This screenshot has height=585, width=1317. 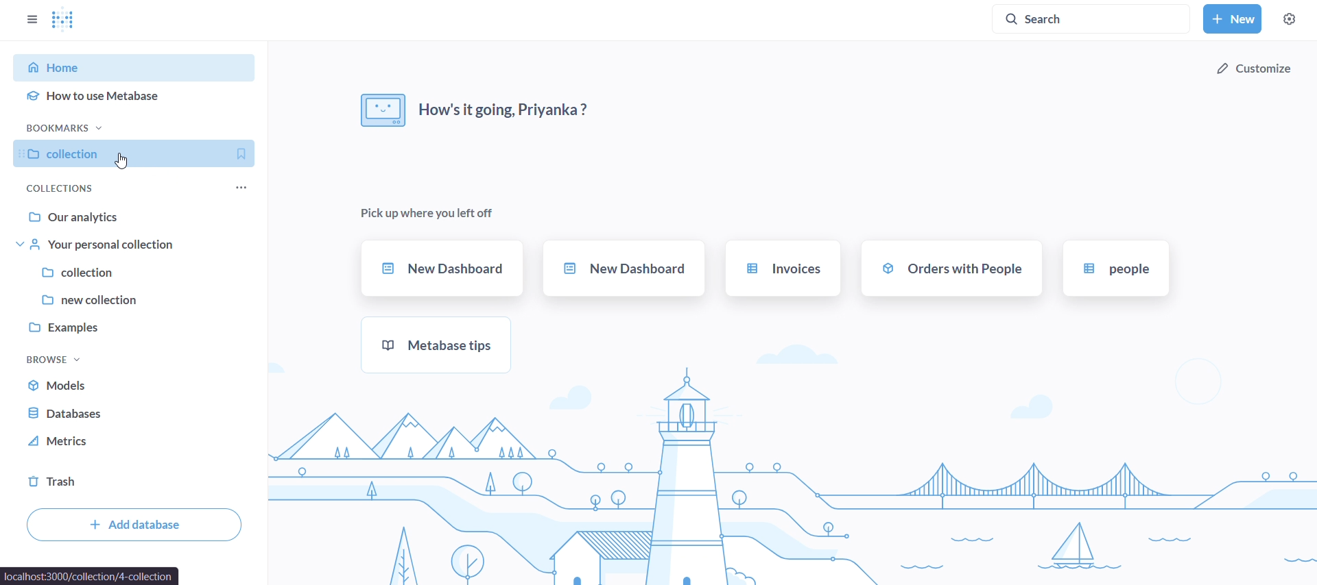 What do you see at coordinates (624, 268) in the screenshot?
I see `new dashboard` at bounding box center [624, 268].